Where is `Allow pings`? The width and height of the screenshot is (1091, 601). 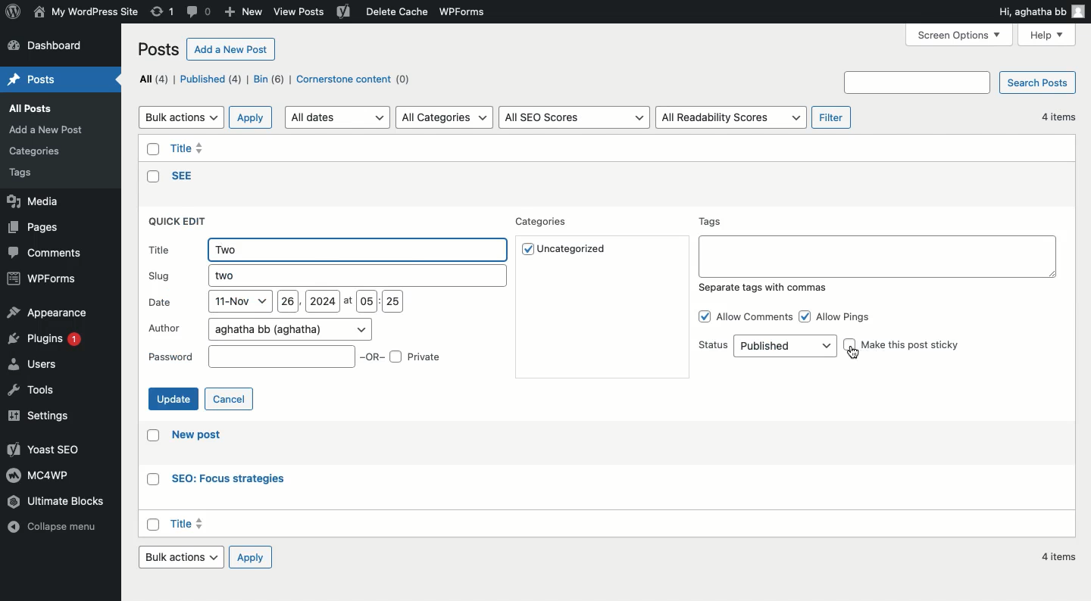 Allow pings is located at coordinates (841, 315).